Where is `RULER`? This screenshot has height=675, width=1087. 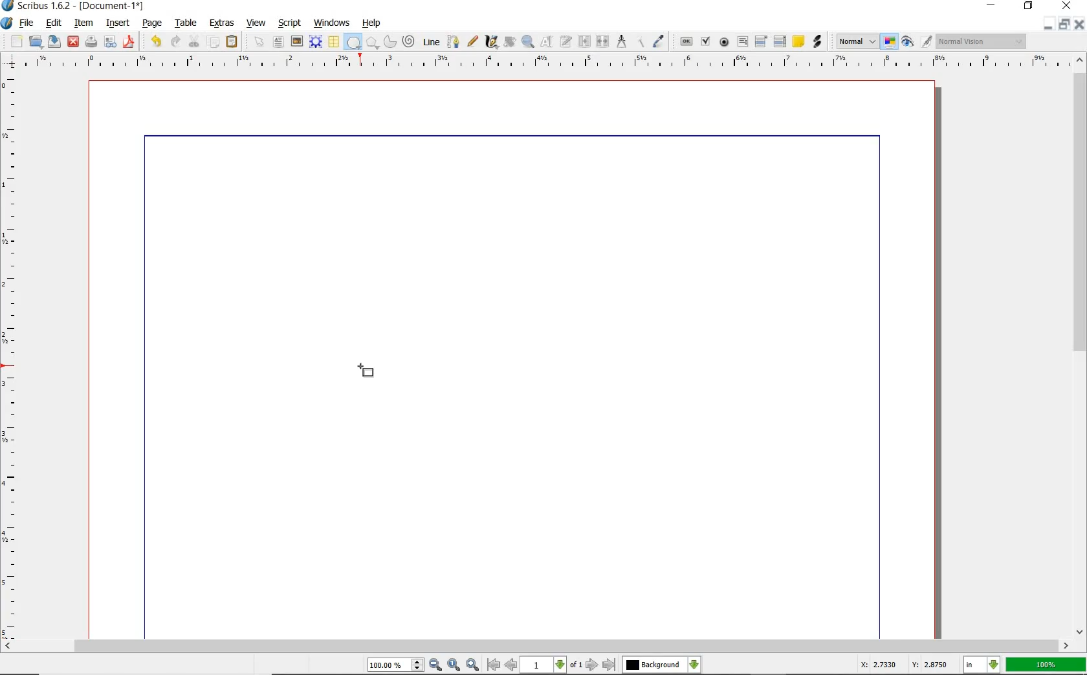 RULER is located at coordinates (11, 358).